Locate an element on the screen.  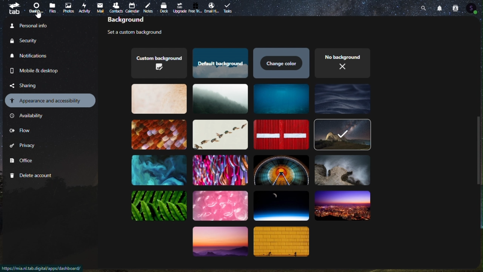
Themes is located at coordinates (280, 134).